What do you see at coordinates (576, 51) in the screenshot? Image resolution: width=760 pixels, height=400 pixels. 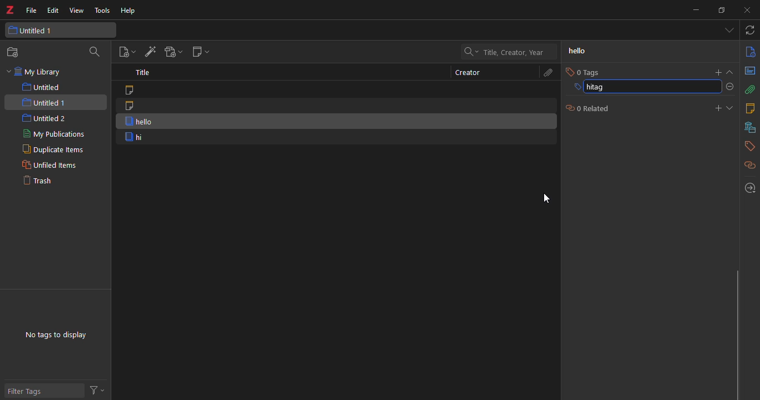 I see `hello` at bounding box center [576, 51].